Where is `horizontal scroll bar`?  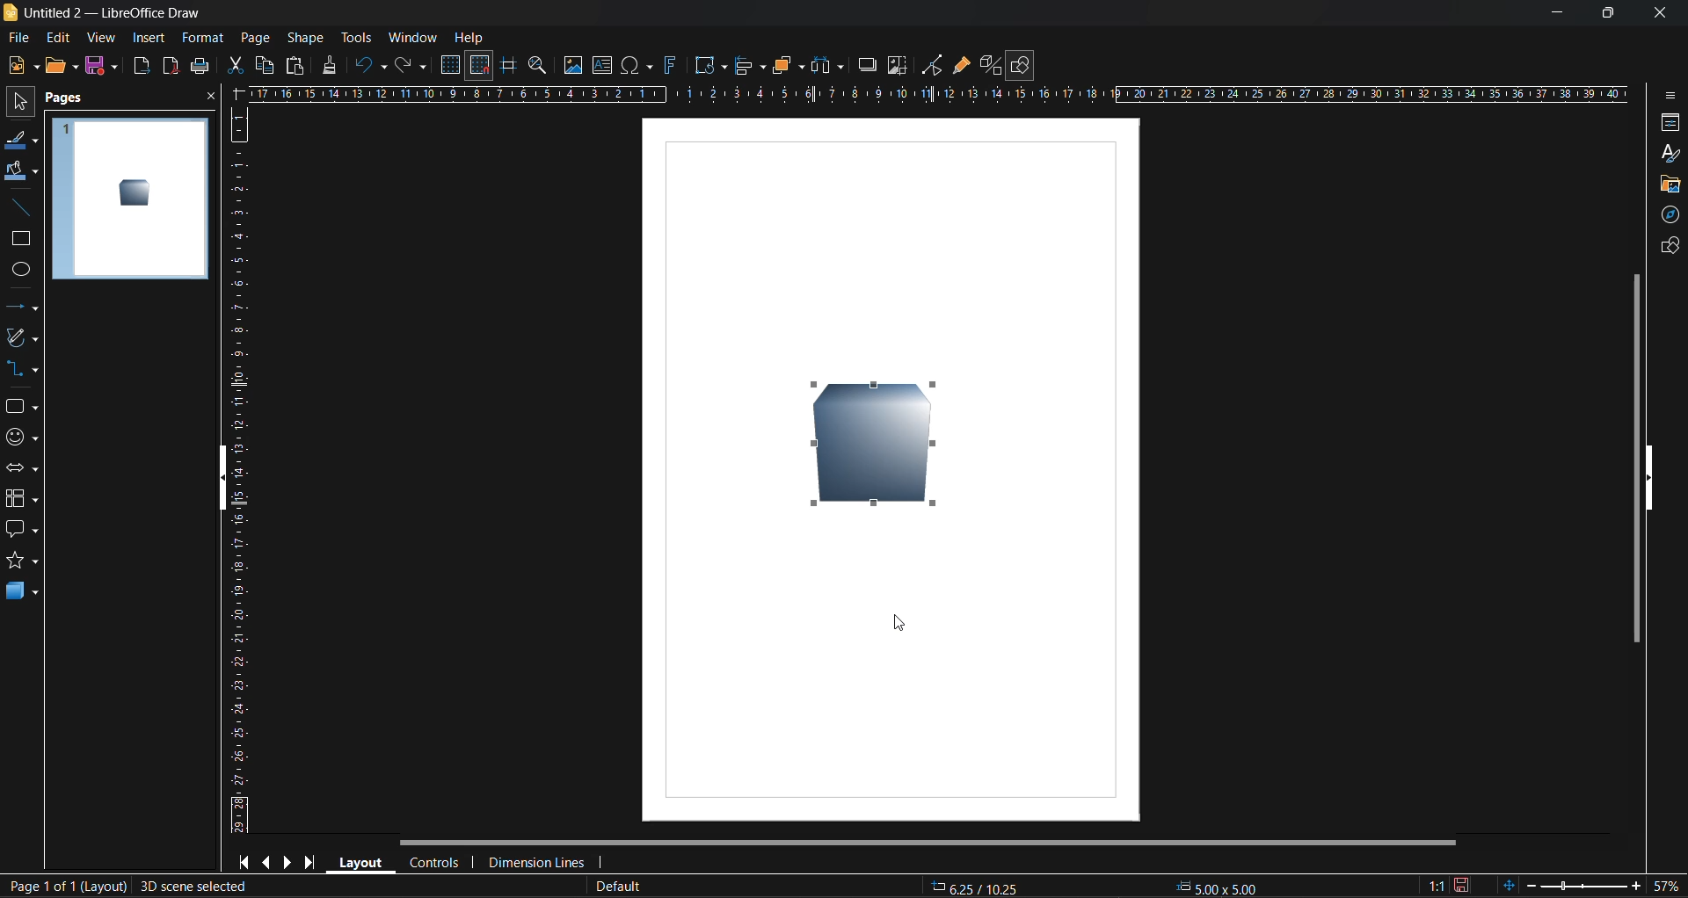 horizontal scroll bar is located at coordinates (933, 843).